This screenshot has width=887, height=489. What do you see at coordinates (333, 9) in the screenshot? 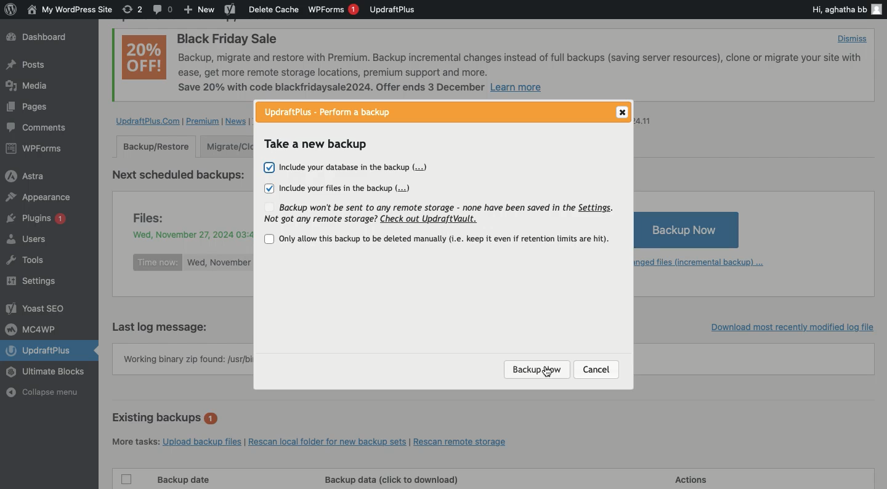
I see `WPForms 1` at bounding box center [333, 9].